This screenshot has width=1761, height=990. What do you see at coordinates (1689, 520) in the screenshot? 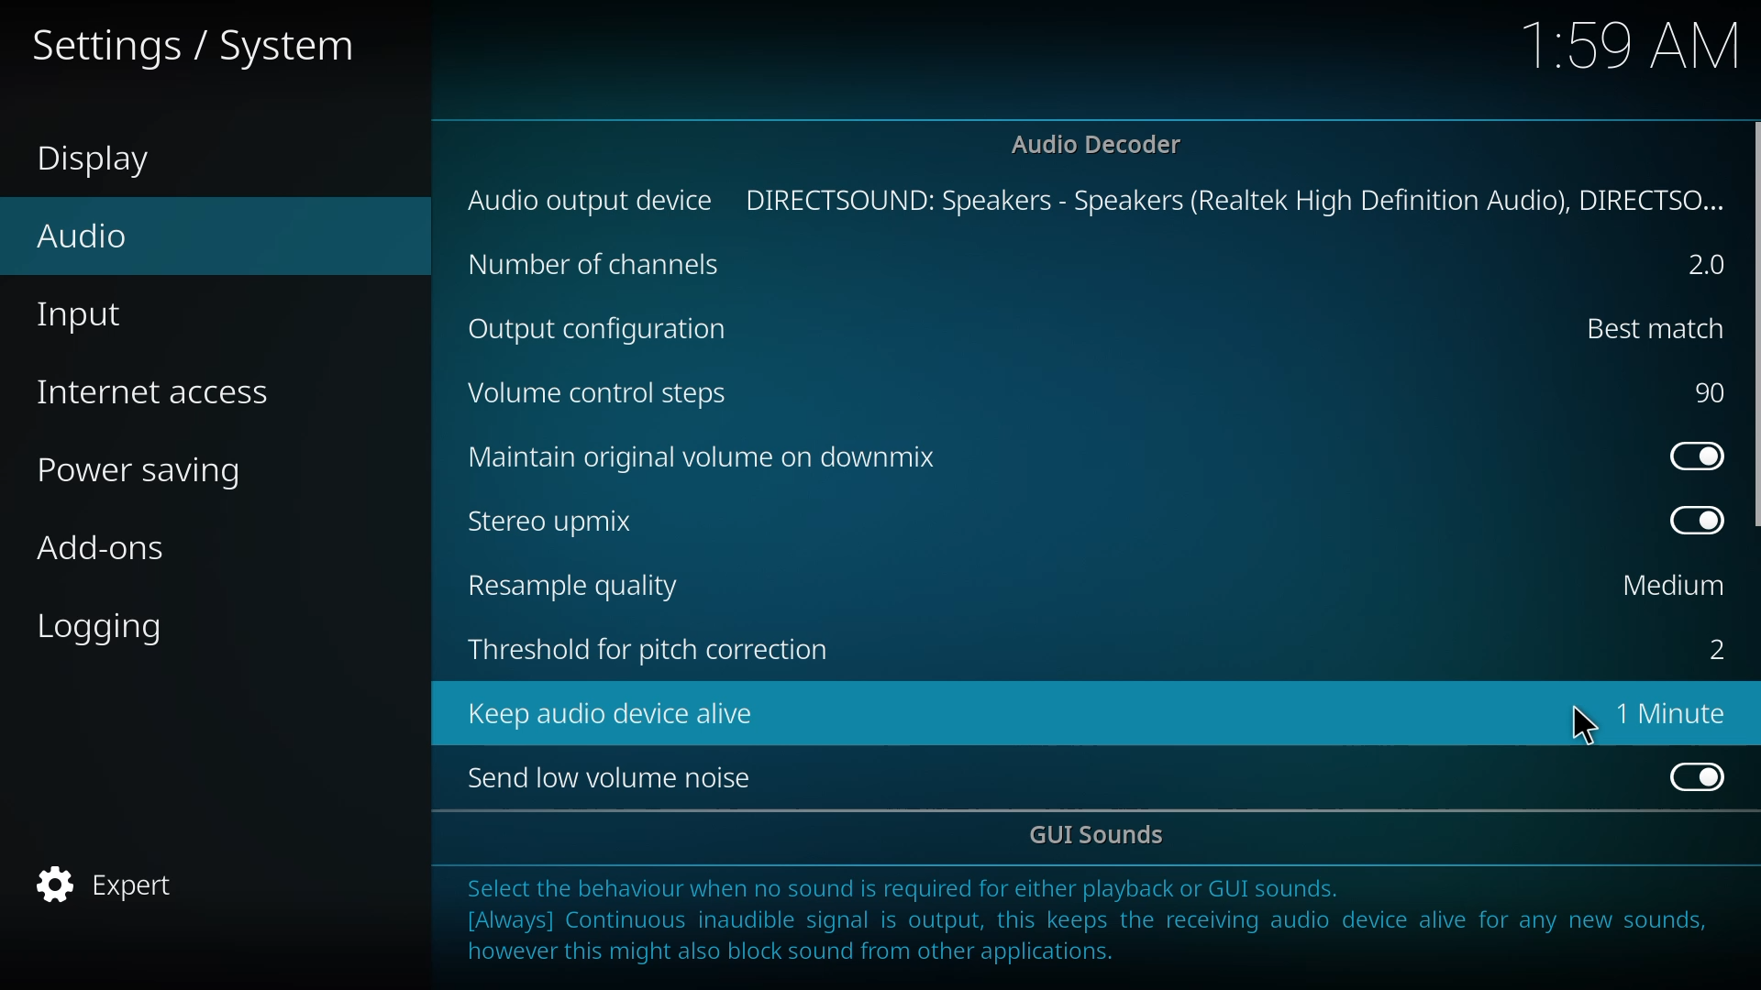
I see `enabled` at bounding box center [1689, 520].